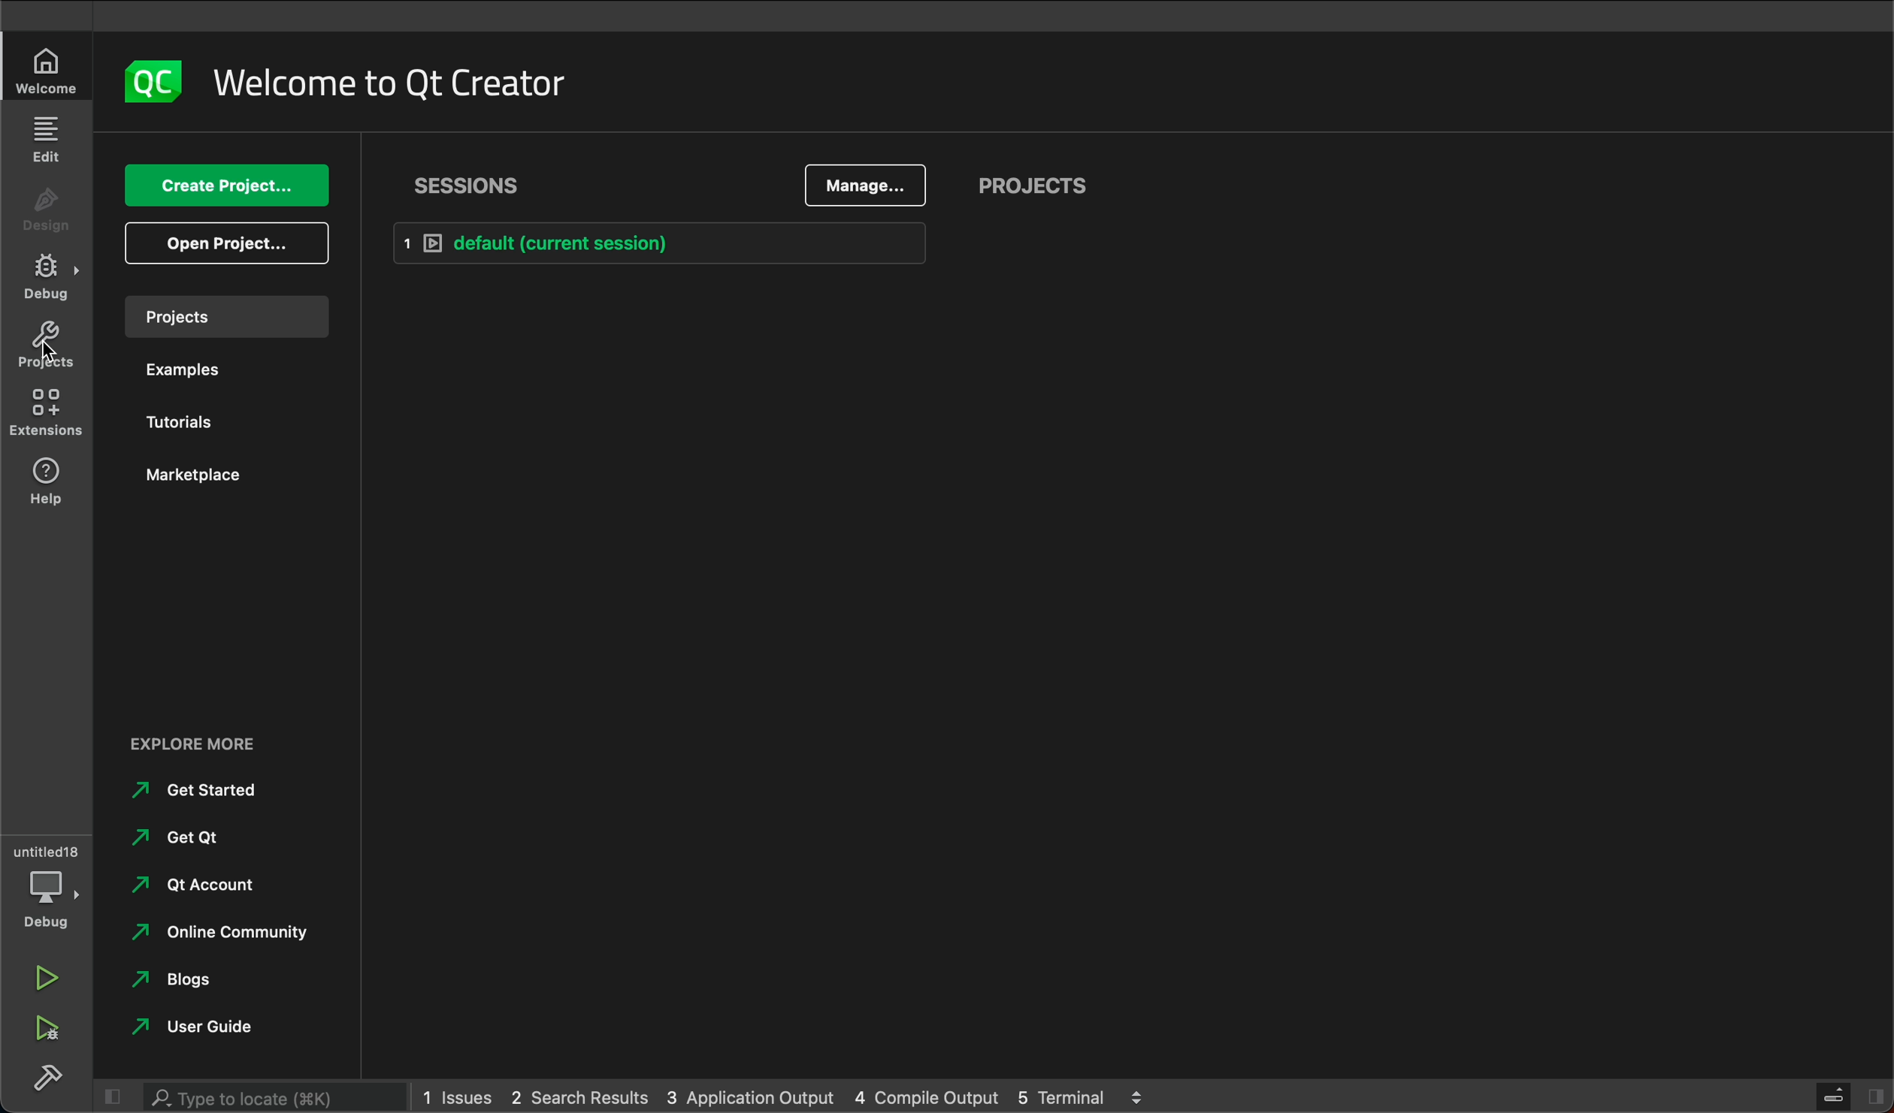 This screenshot has height=1113, width=1894. Describe the element at coordinates (186, 424) in the screenshot. I see `tutorials` at that location.